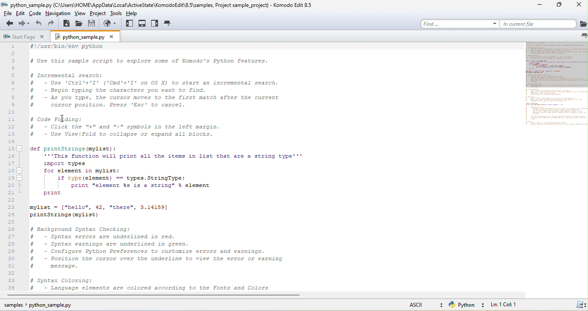  Describe the element at coordinates (39, 25) in the screenshot. I see `undo` at that location.